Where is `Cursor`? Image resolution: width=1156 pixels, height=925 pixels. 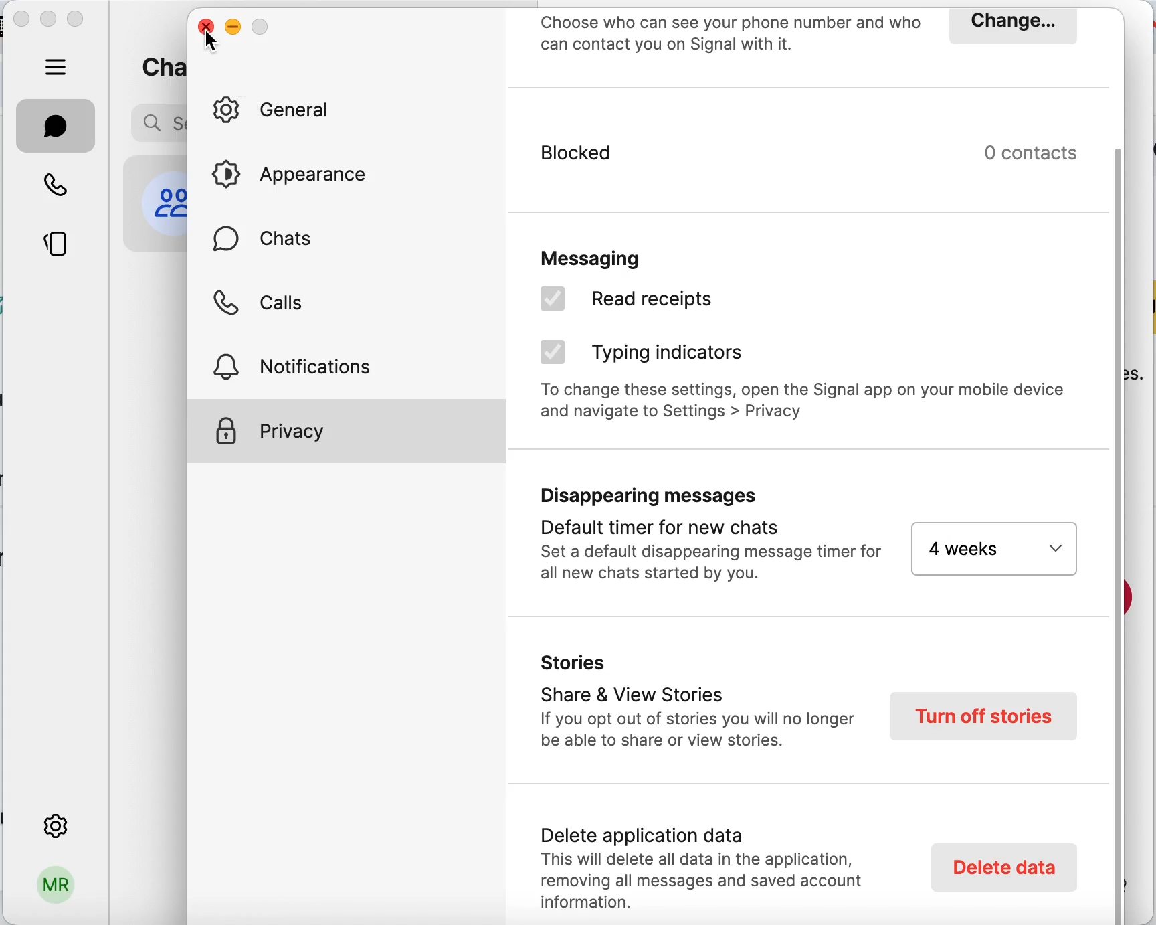 Cursor is located at coordinates (552, 352).